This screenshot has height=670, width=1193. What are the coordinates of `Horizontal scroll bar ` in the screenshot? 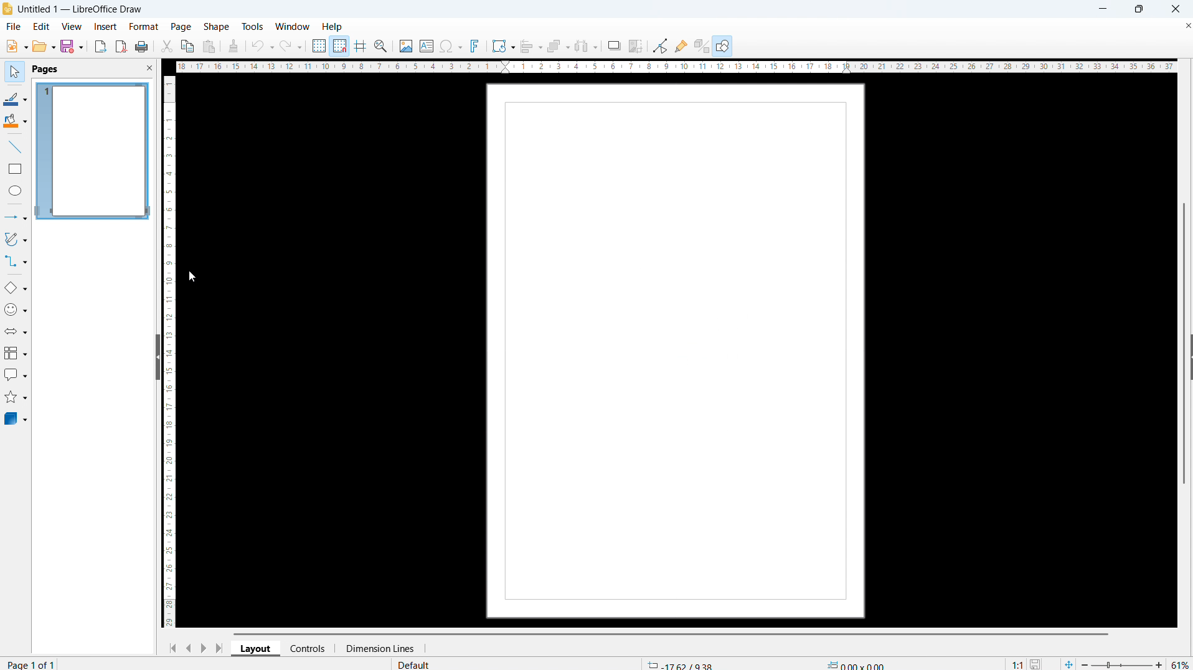 It's located at (670, 632).